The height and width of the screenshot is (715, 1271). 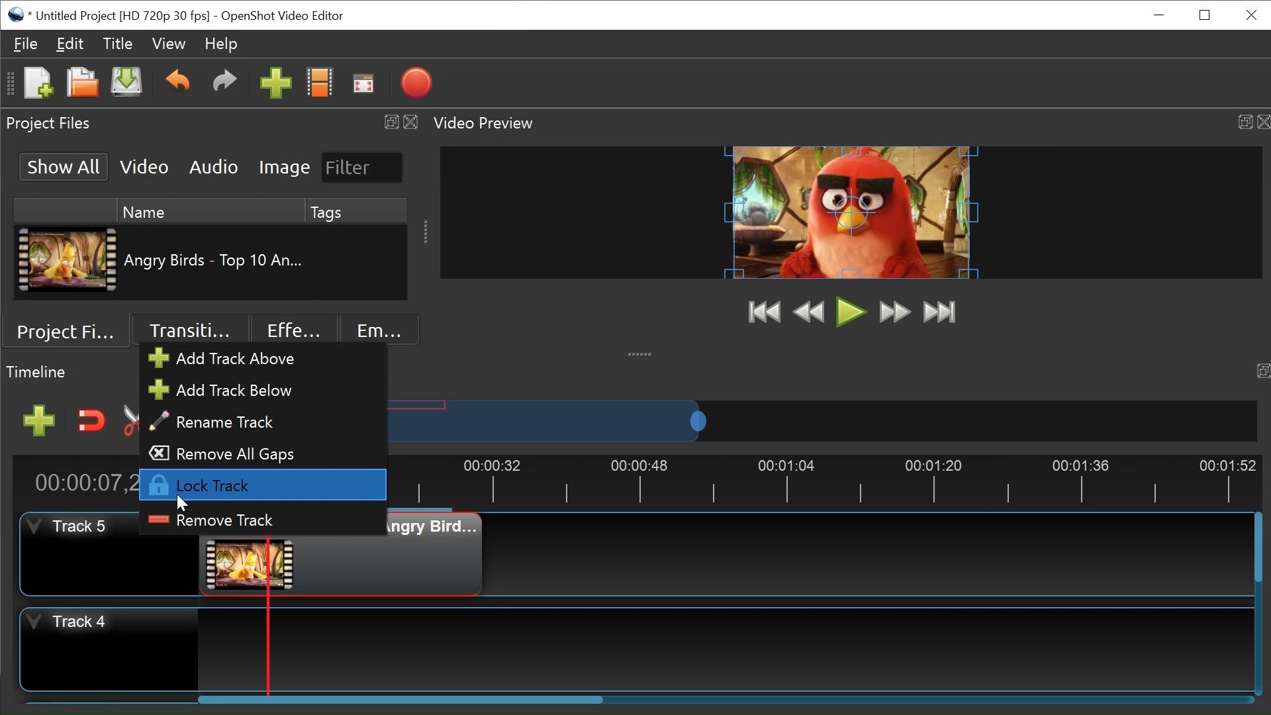 I want to click on Add Track Below, so click(x=232, y=390).